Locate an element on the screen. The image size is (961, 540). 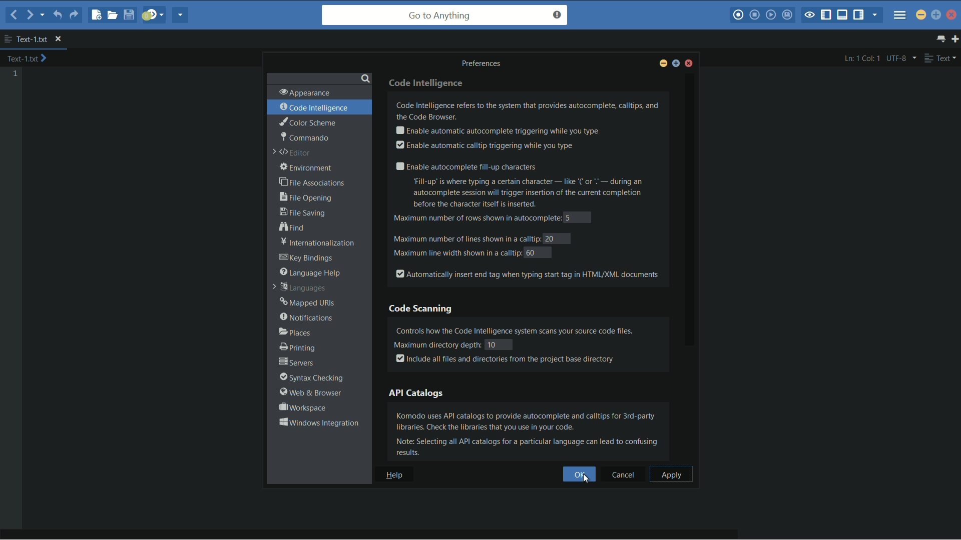
minimize is located at coordinates (662, 64).